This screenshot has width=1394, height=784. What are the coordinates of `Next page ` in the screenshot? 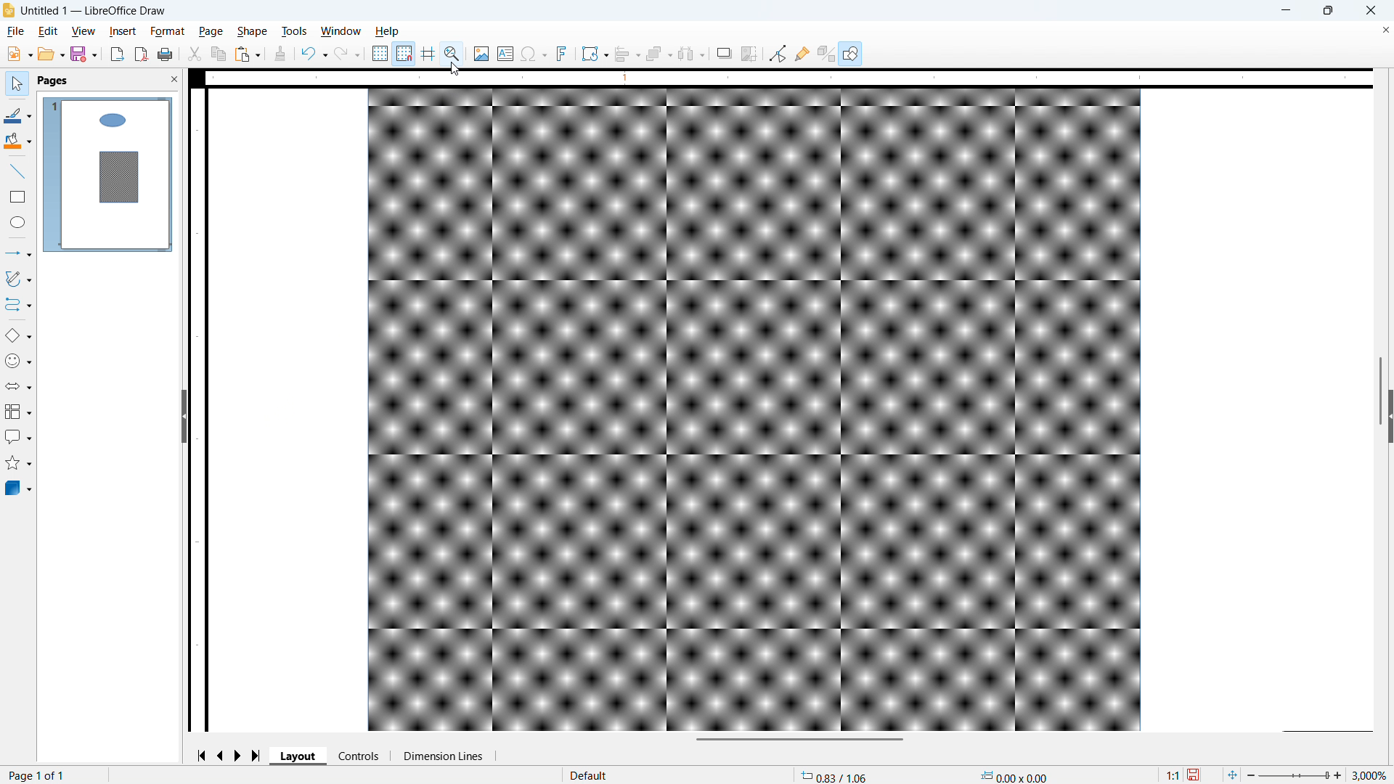 It's located at (240, 755).